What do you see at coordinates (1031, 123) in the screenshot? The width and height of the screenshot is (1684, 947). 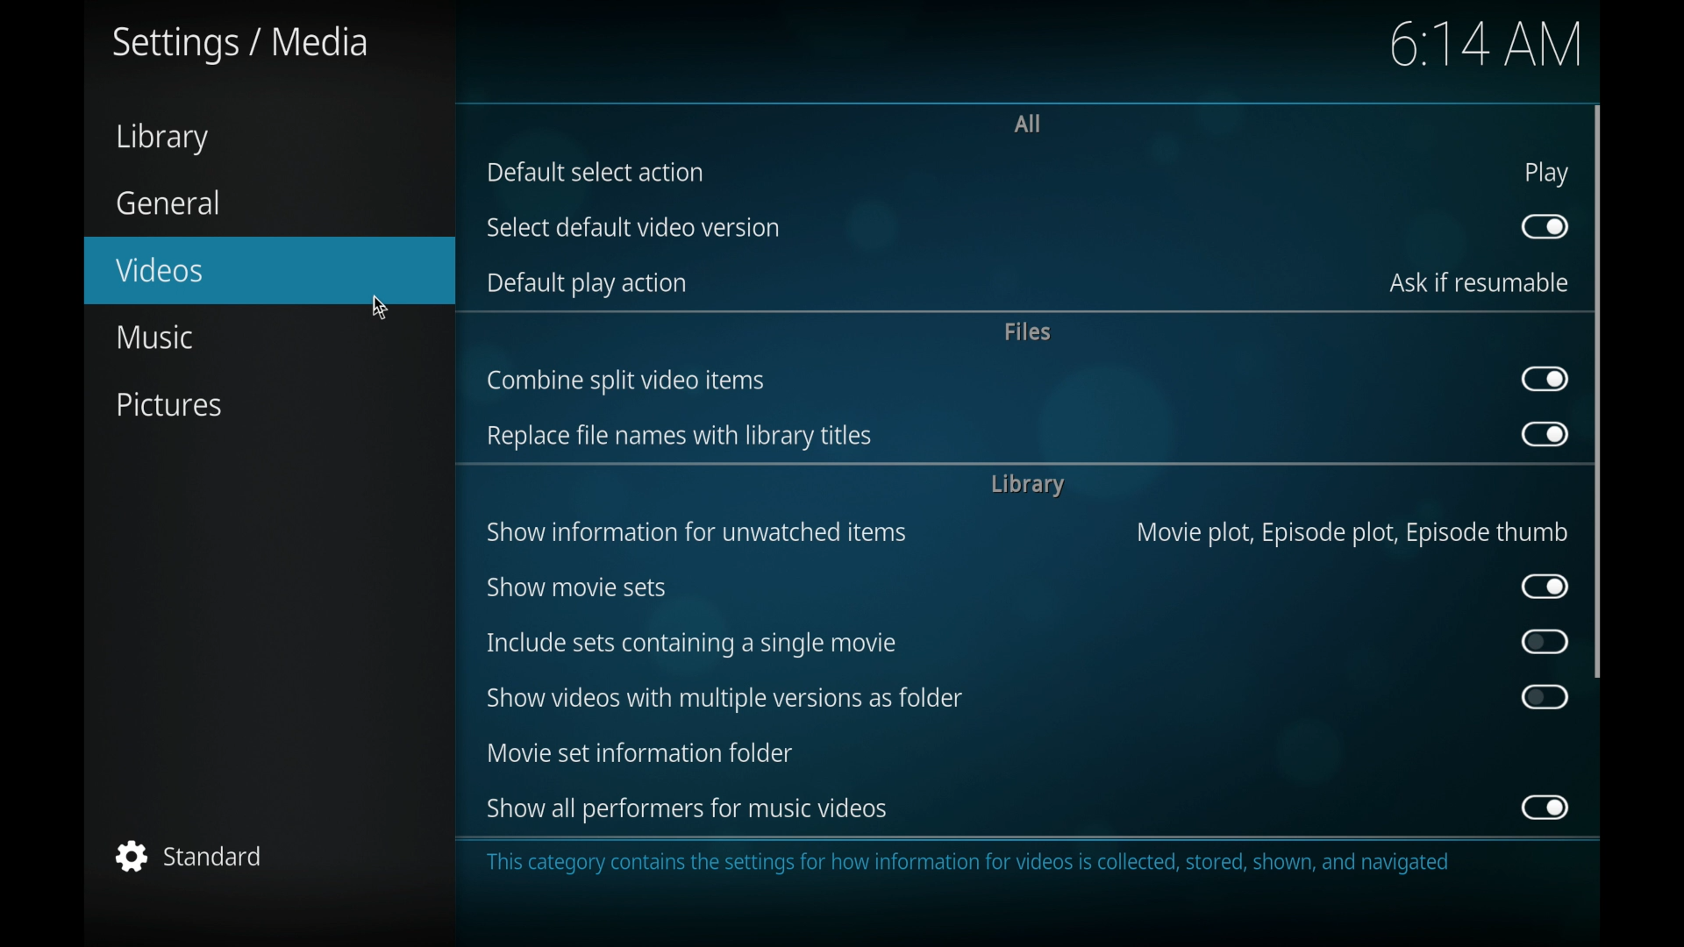 I see `all` at bounding box center [1031, 123].